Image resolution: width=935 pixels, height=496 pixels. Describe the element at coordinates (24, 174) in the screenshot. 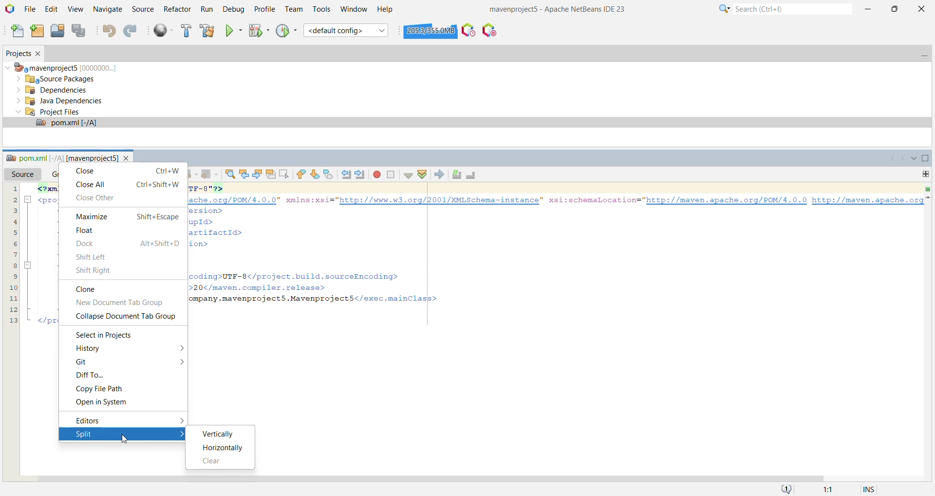

I see `Source` at that location.